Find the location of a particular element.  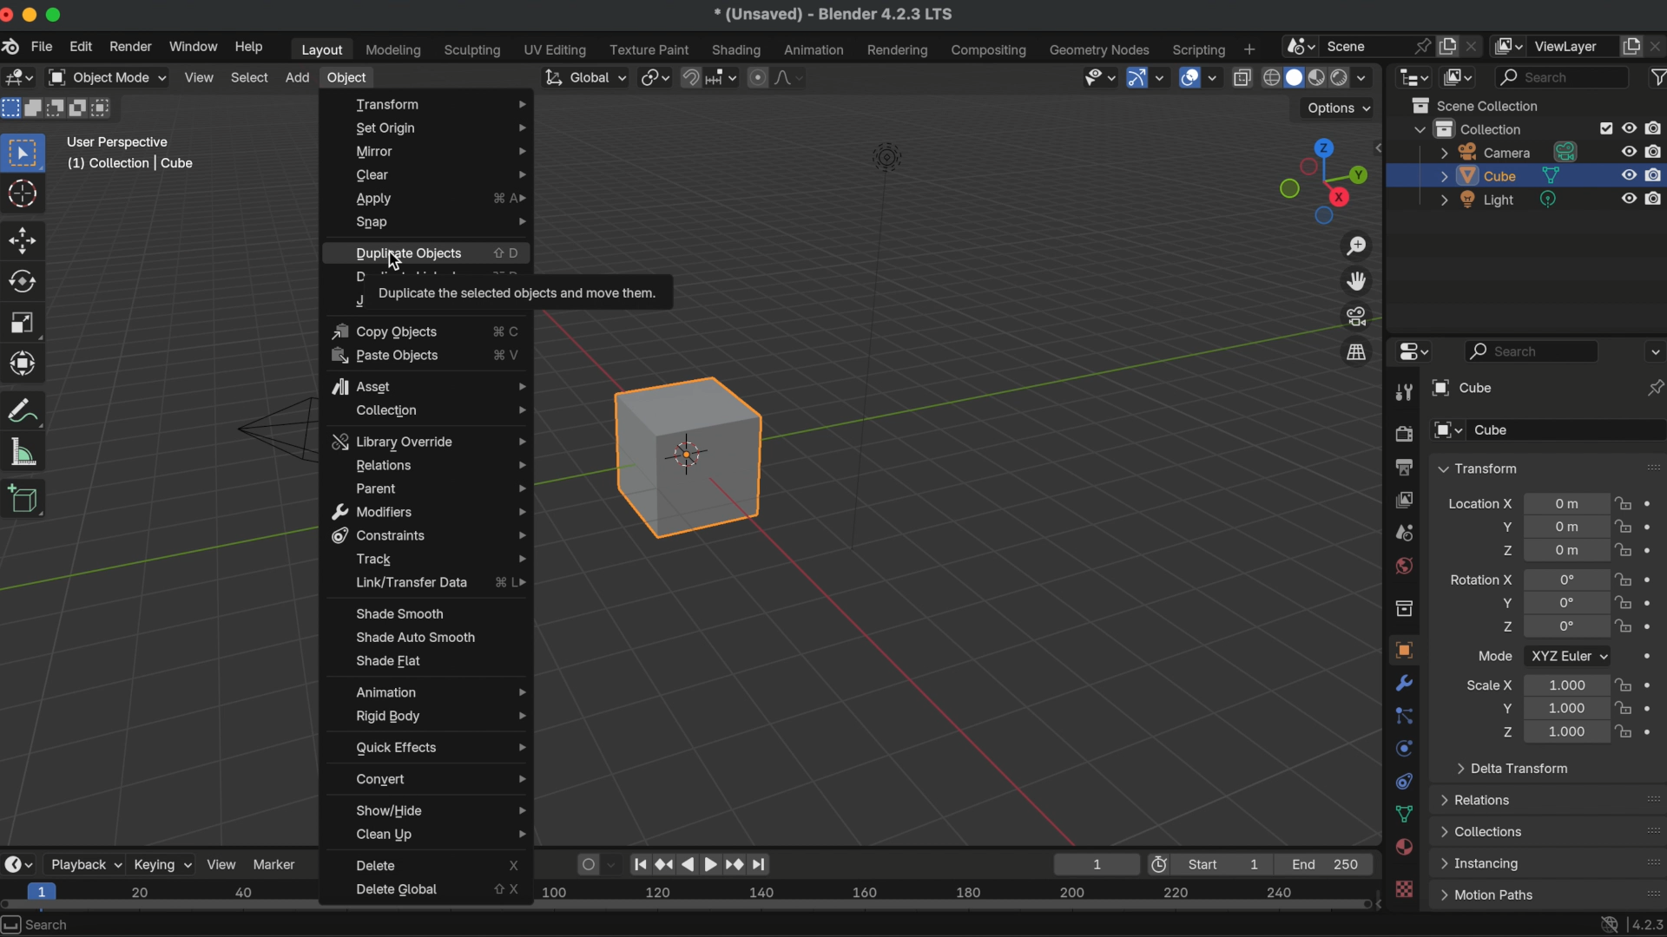

mirror menu is located at coordinates (437, 152).